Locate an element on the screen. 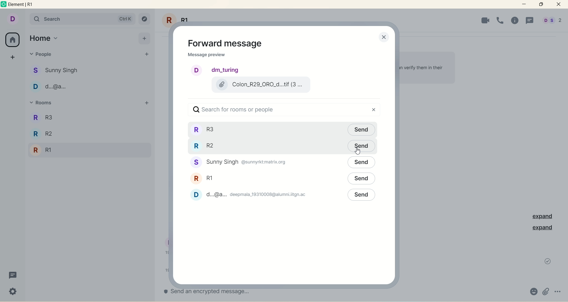  people is located at coordinates (46, 56).